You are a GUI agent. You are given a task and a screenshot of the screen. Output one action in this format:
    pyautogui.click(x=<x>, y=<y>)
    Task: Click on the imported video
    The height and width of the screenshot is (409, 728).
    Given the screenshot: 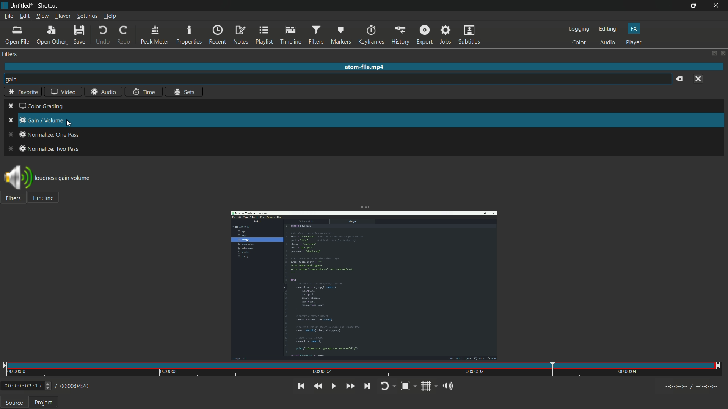 What is the action you would take?
    pyautogui.click(x=364, y=286)
    